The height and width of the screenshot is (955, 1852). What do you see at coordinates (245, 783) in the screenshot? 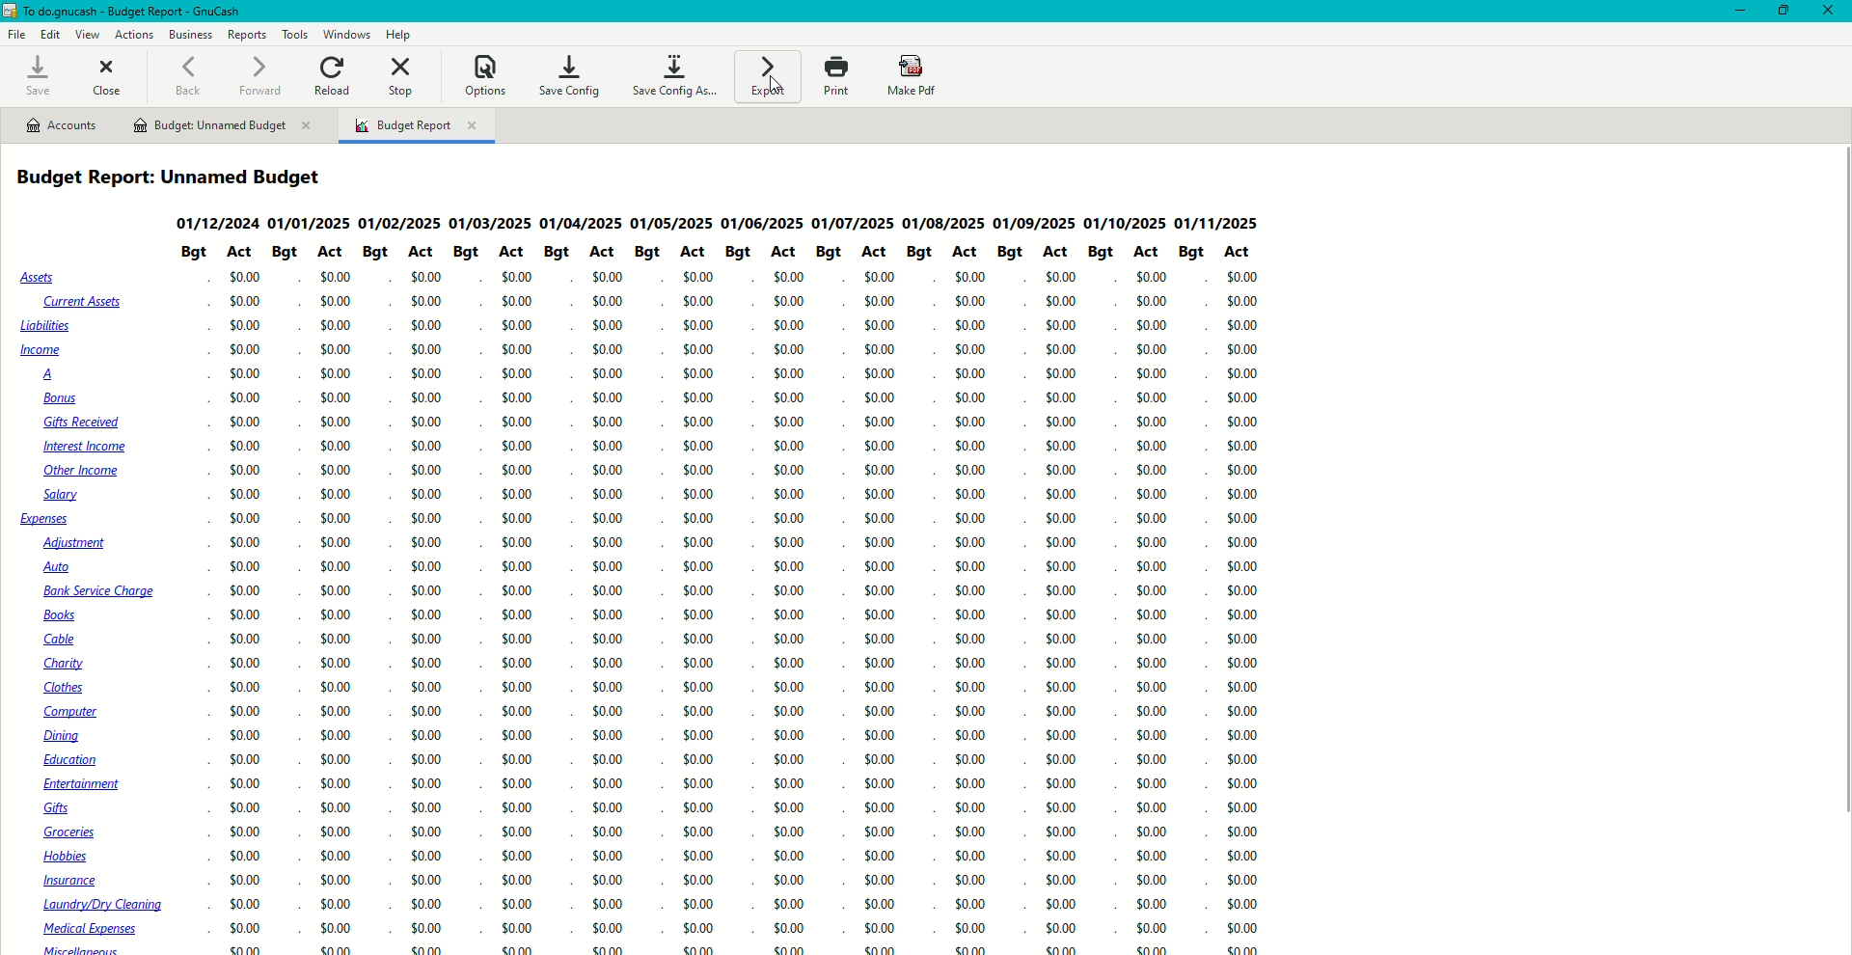
I see `$0.00` at bounding box center [245, 783].